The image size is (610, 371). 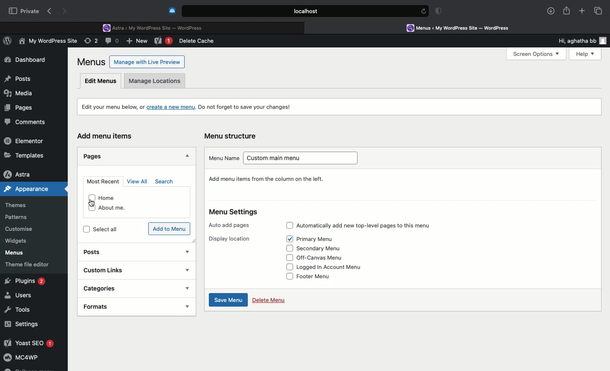 I want to click on Auto add pages, so click(x=231, y=223).